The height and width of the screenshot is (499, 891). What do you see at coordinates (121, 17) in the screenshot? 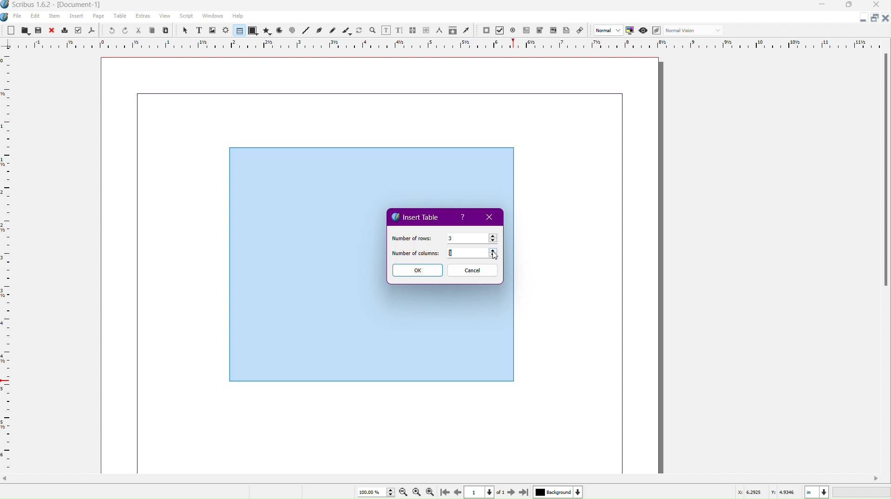
I see `Table` at bounding box center [121, 17].